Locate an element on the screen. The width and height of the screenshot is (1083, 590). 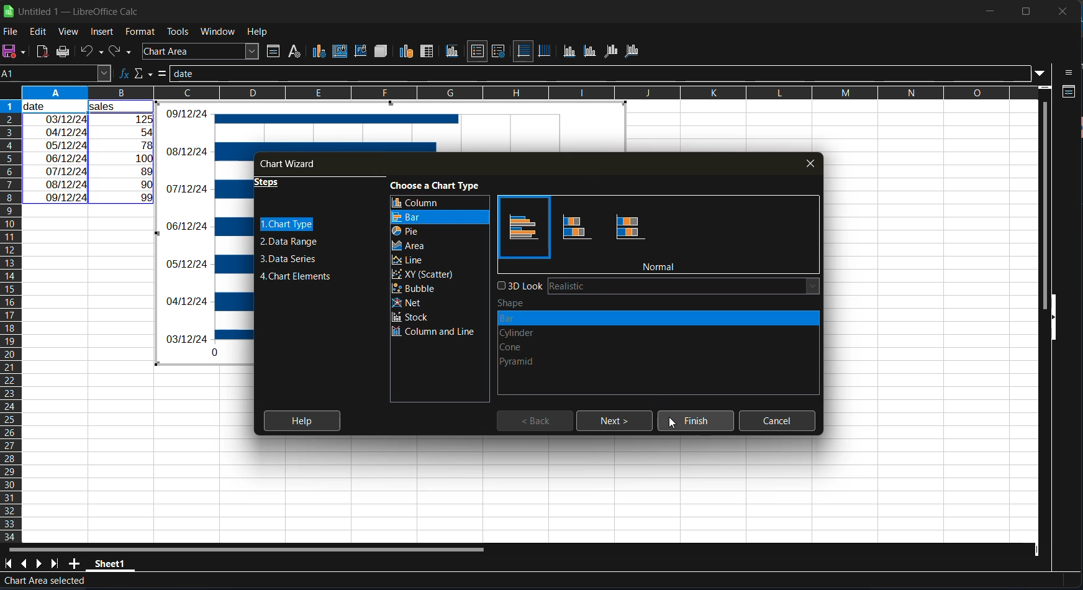
Chart area selected is located at coordinates (43, 583).